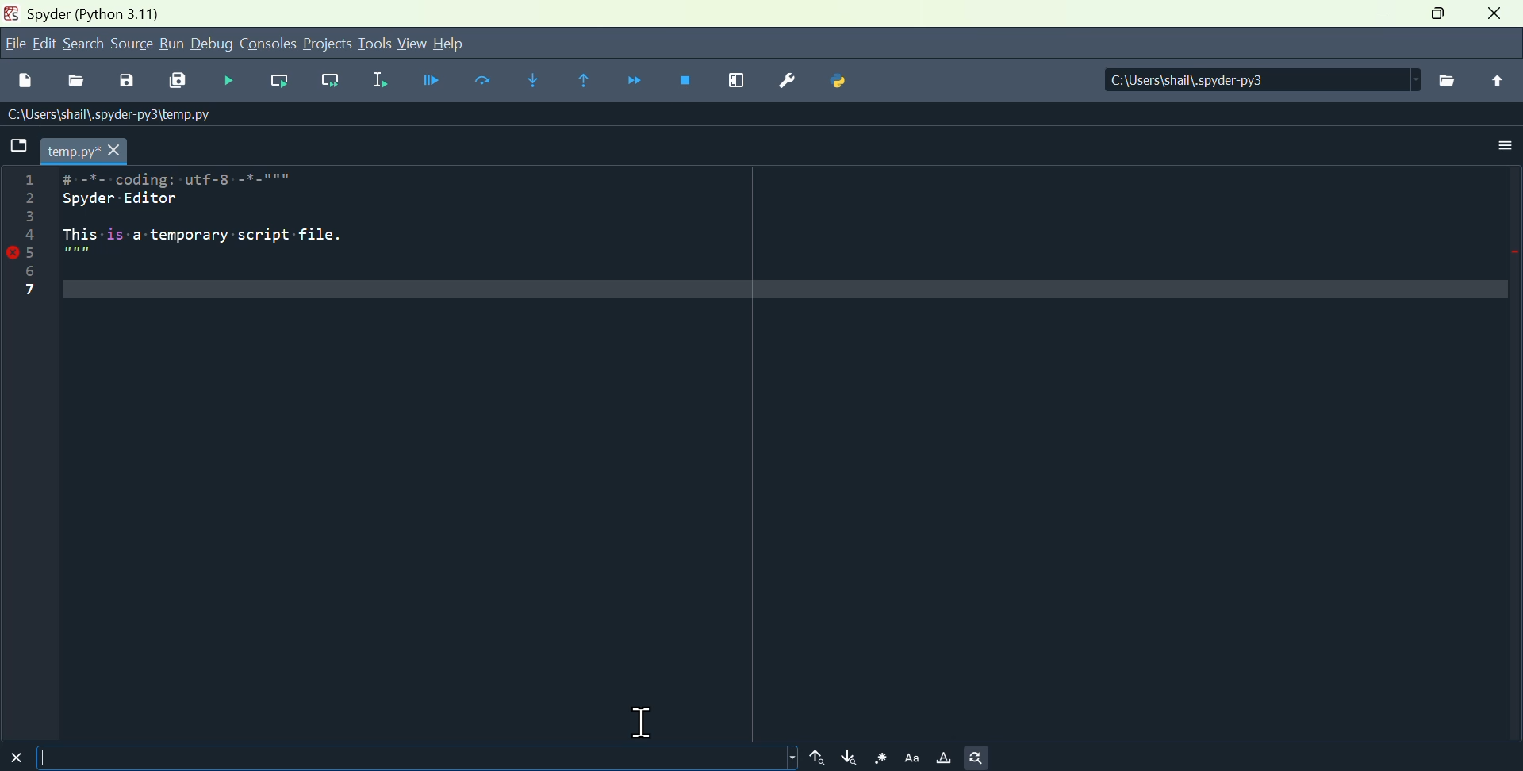 This screenshot has width=1523, height=771. What do you see at coordinates (1506, 145) in the screenshot?
I see `More options` at bounding box center [1506, 145].